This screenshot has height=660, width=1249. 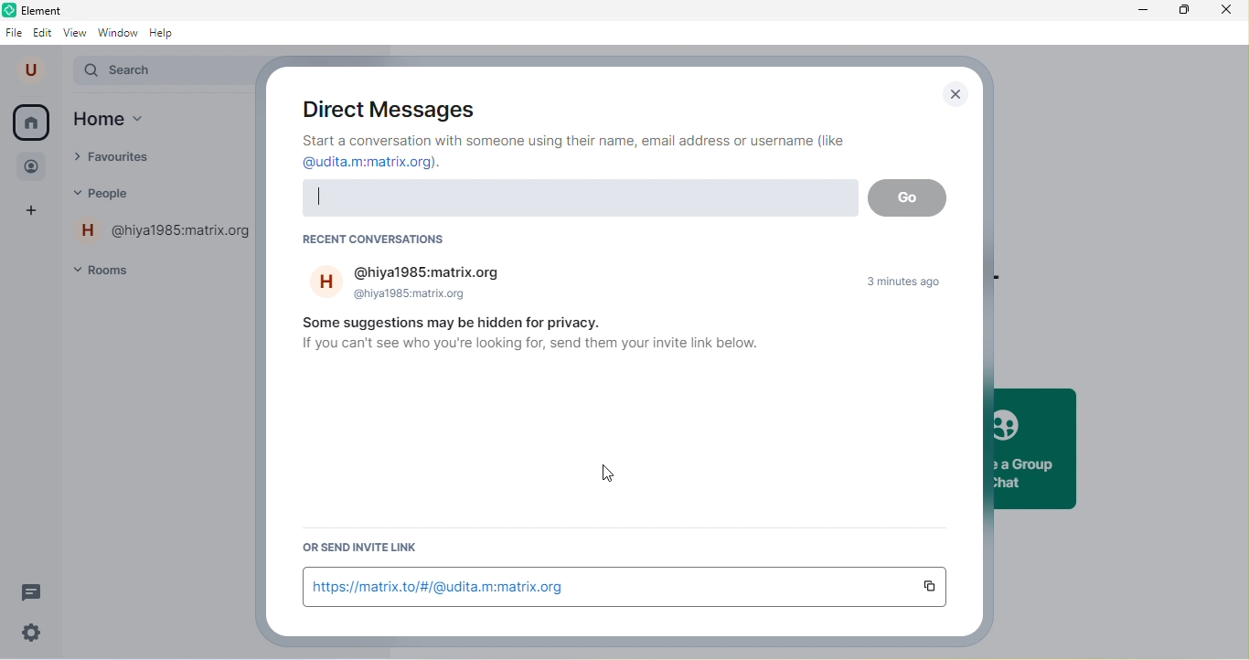 What do you see at coordinates (934, 587) in the screenshot?
I see `copy` at bounding box center [934, 587].